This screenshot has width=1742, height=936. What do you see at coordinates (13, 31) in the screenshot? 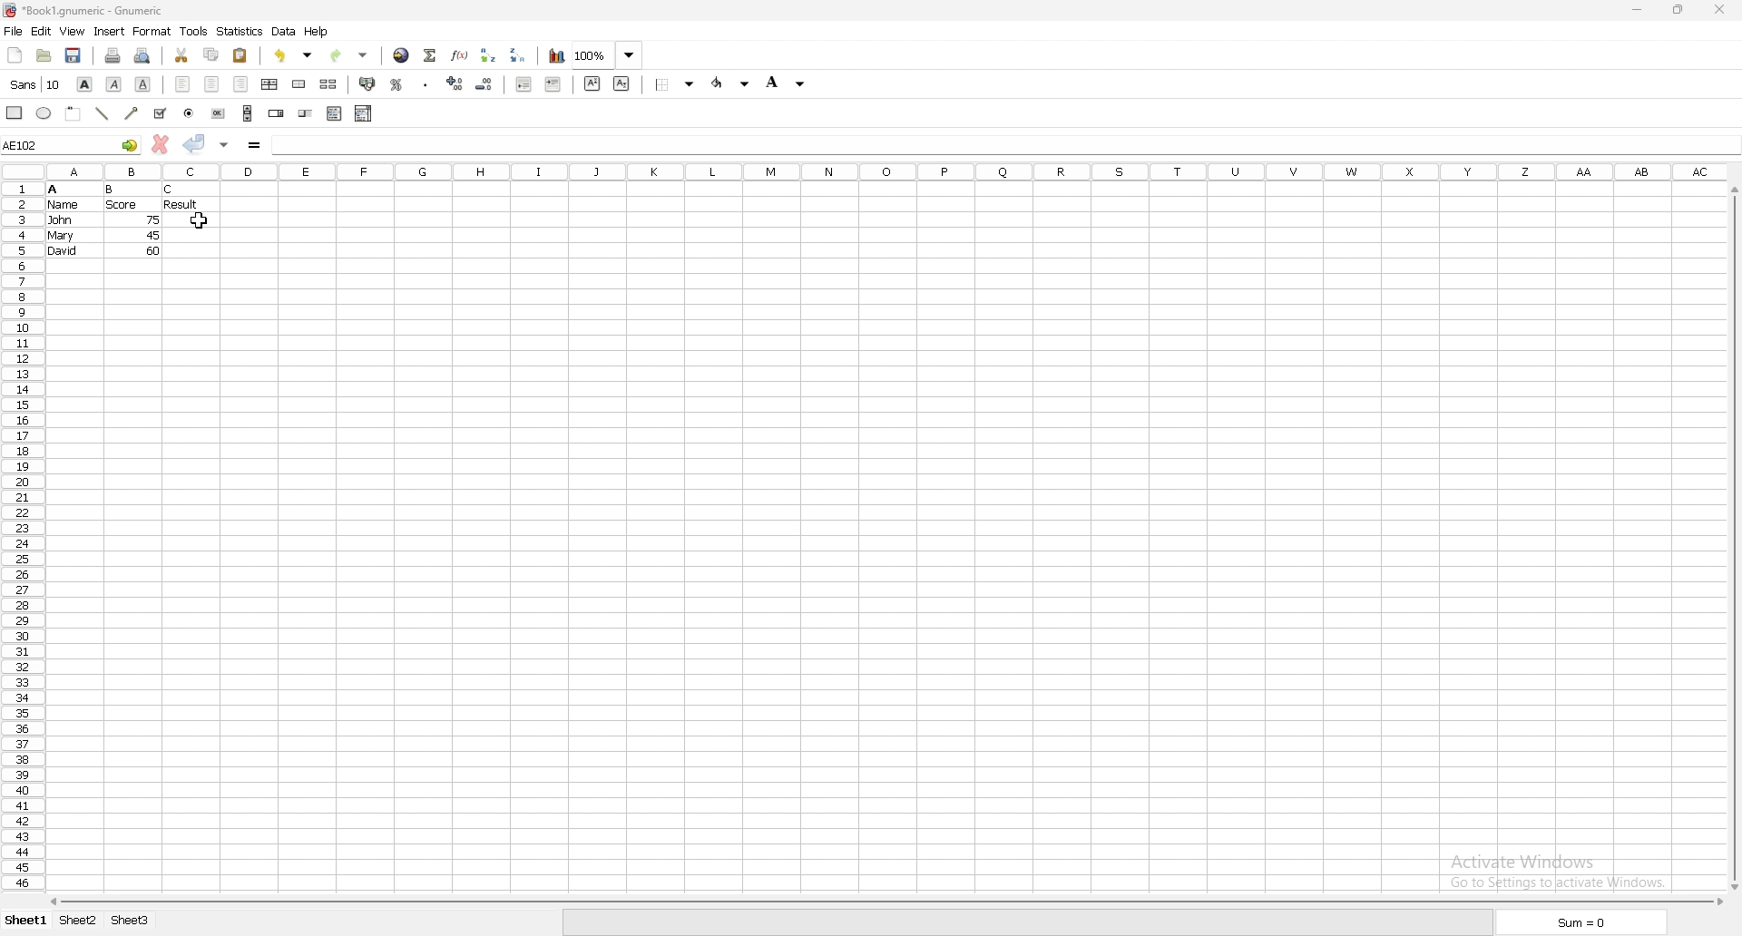
I see `file` at bounding box center [13, 31].